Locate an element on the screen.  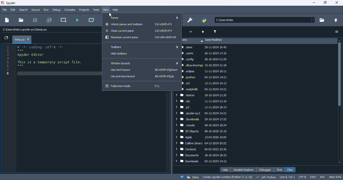
open file is located at coordinates (21, 20).